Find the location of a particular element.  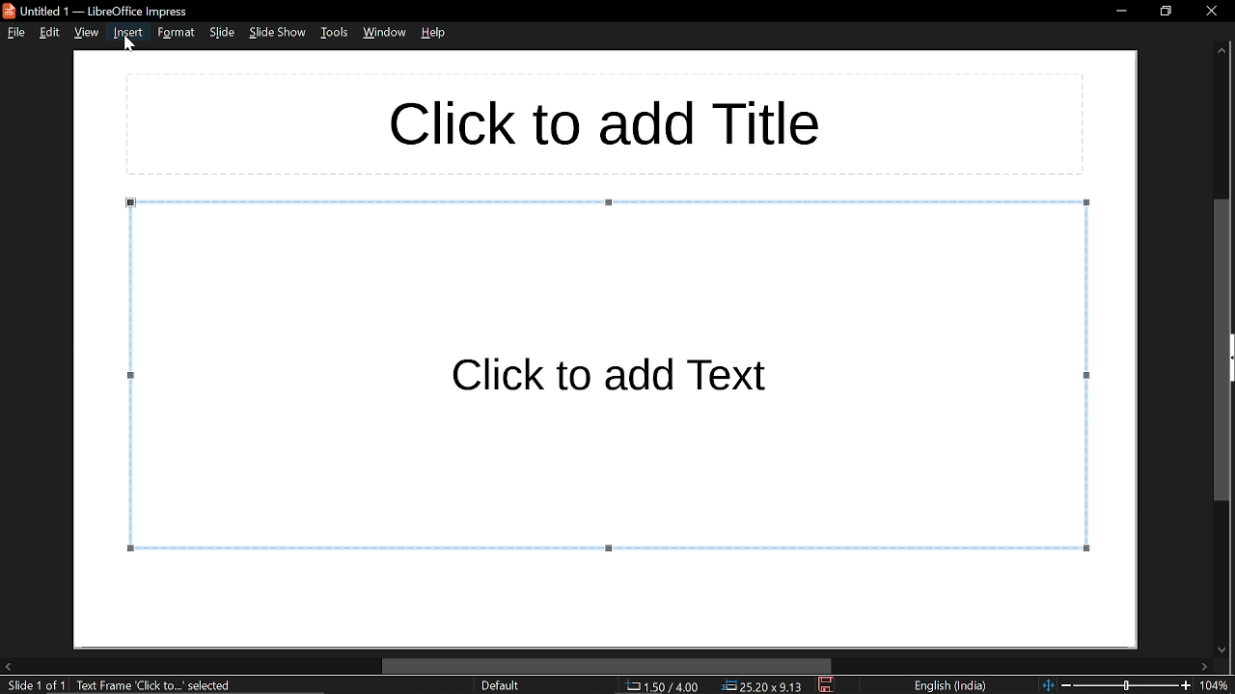

text frame "Click to.." selected is located at coordinates (156, 686).